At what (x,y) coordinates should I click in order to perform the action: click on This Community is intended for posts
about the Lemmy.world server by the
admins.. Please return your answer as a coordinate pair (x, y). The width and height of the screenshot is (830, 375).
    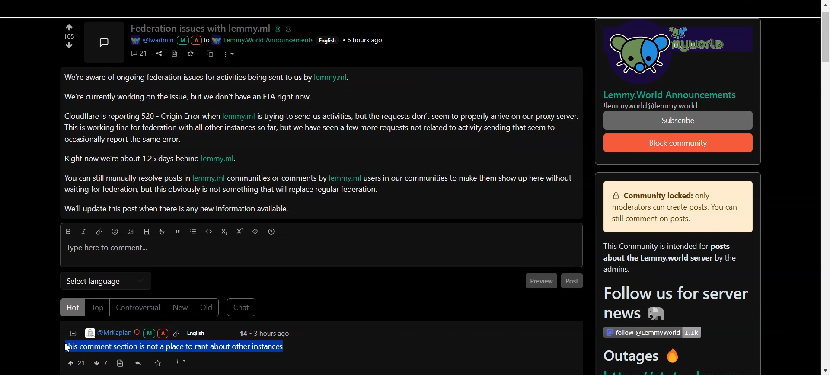
    Looking at the image, I should click on (666, 258).